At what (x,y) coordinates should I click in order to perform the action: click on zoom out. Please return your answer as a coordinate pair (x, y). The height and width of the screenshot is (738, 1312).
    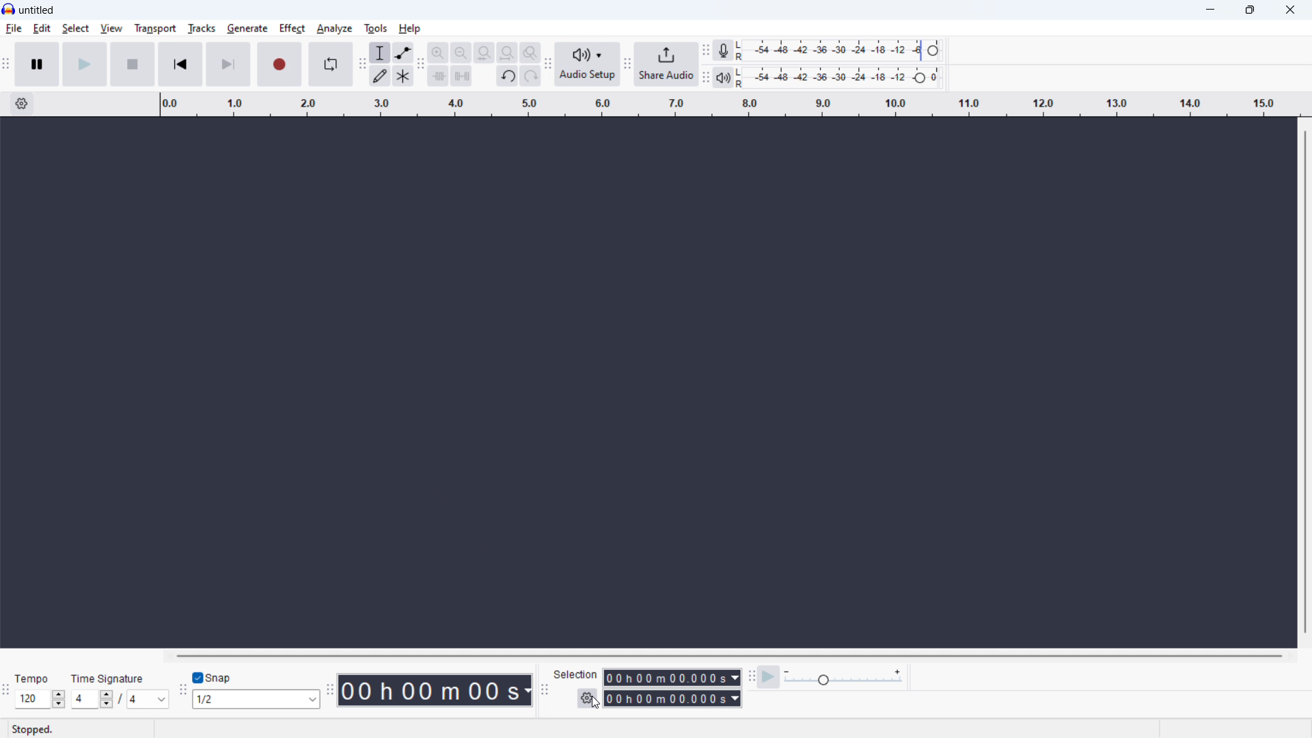
    Looking at the image, I should click on (462, 53).